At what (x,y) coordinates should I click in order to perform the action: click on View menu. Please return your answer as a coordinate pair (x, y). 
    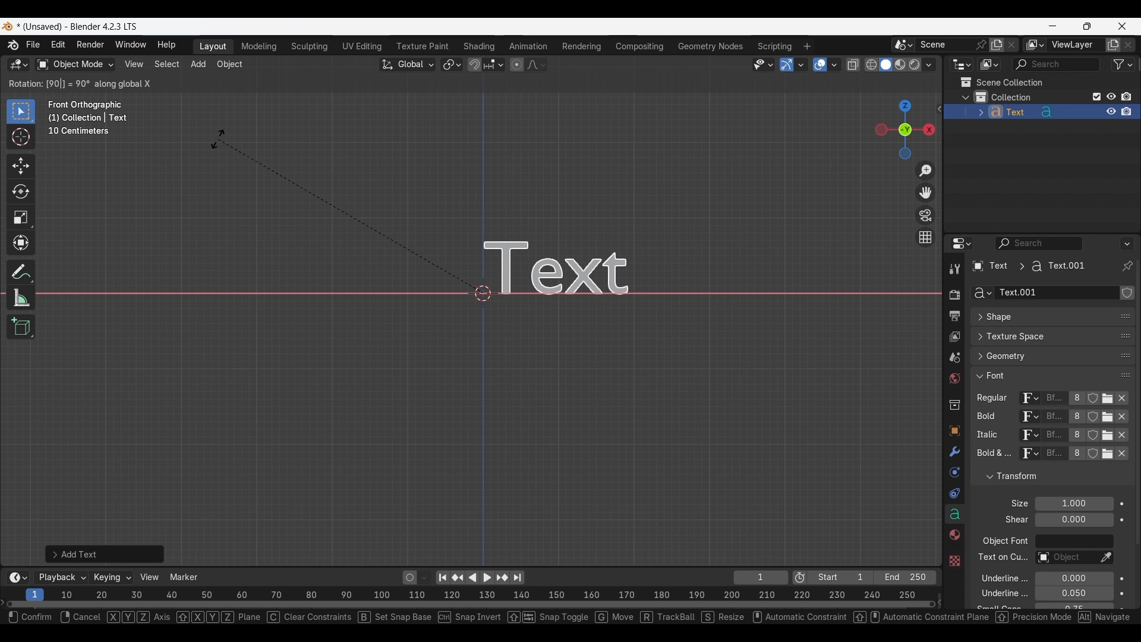
    Looking at the image, I should click on (133, 64).